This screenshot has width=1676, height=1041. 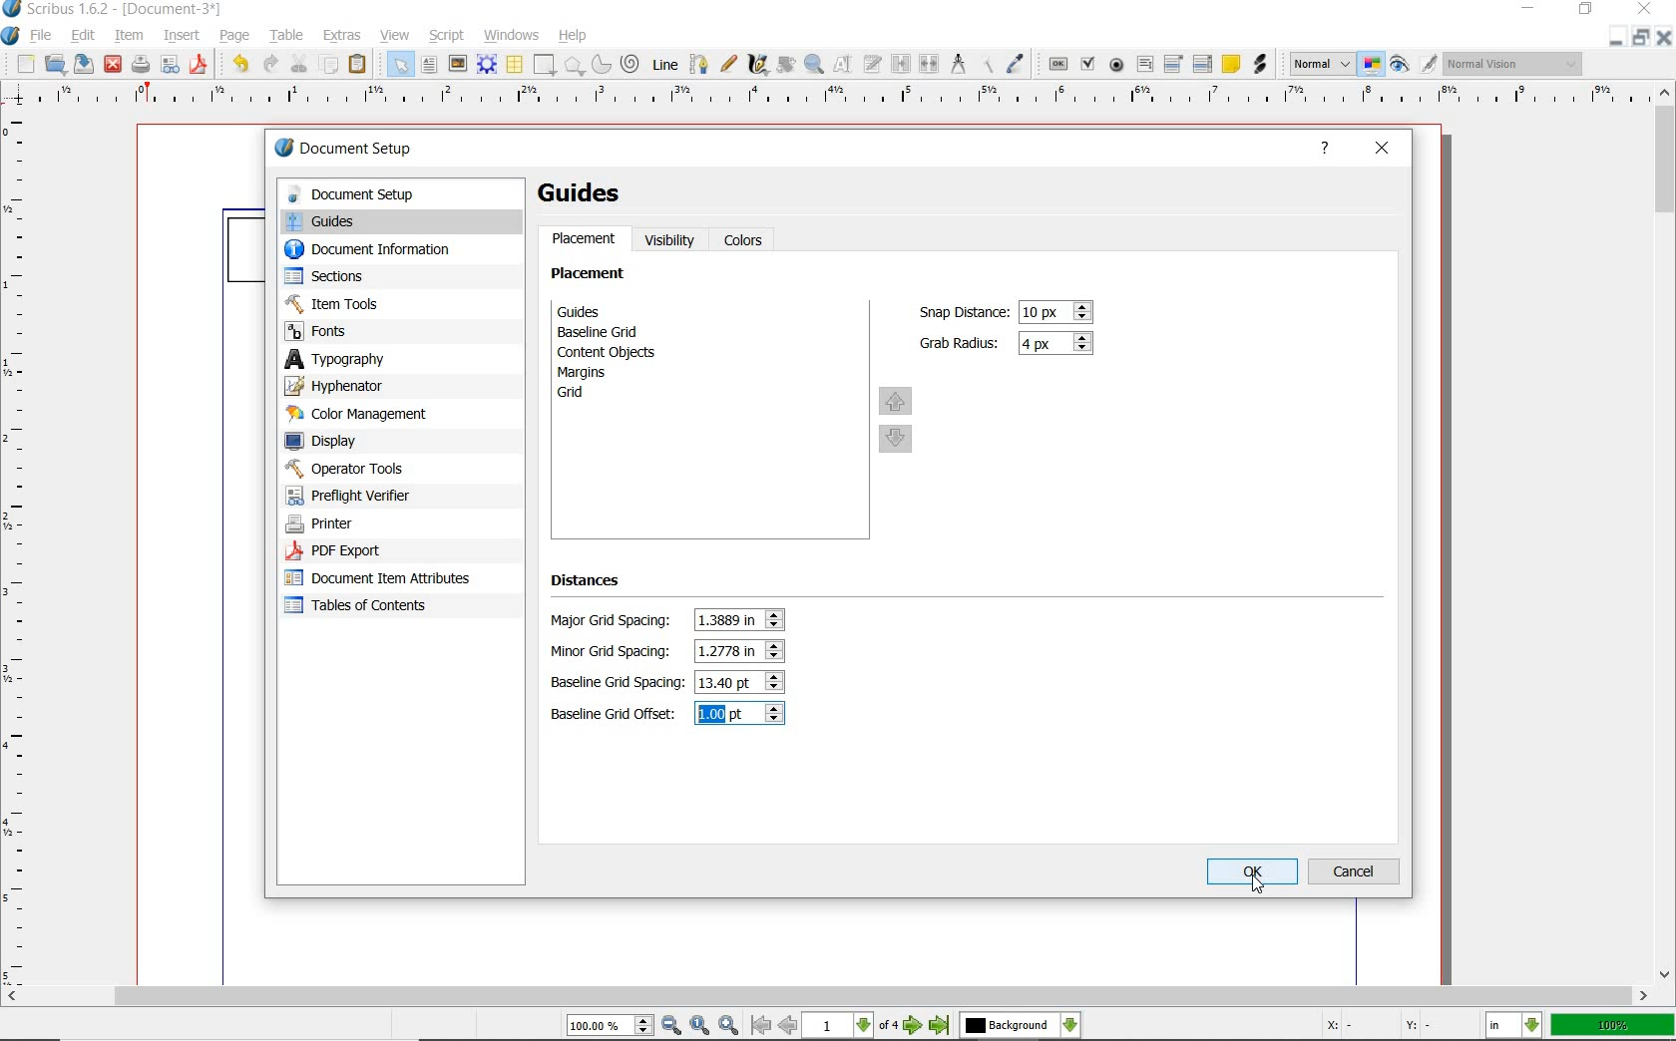 What do you see at coordinates (45, 36) in the screenshot?
I see `file` at bounding box center [45, 36].